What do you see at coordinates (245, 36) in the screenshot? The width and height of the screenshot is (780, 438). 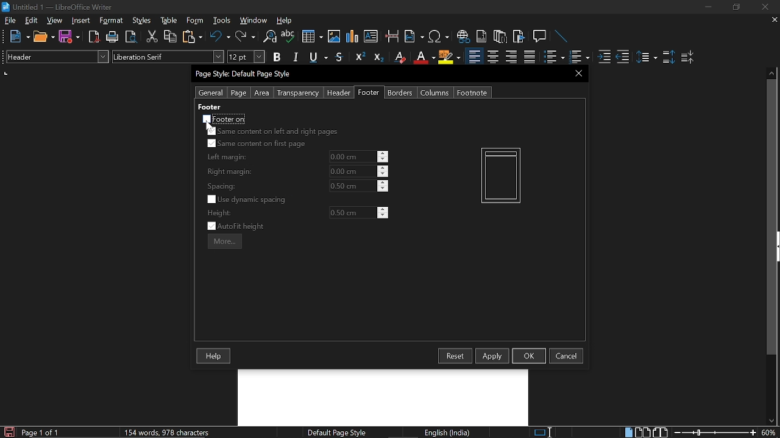 I see `Redo` at bounding box center [245, 36].